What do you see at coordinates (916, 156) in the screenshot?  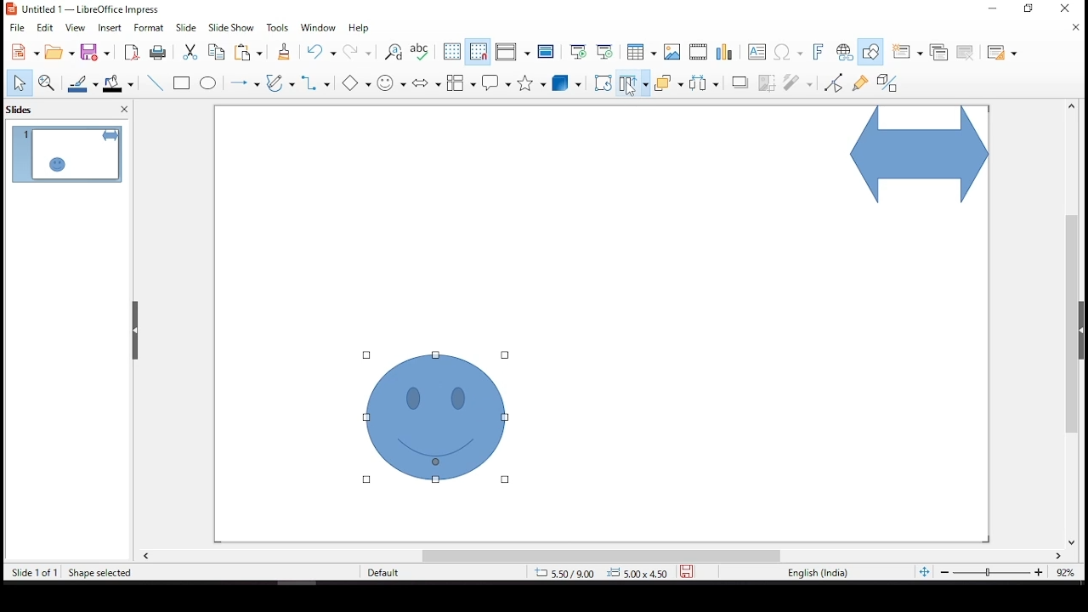 I see `object (selected)` at bounding box center [916, 156].